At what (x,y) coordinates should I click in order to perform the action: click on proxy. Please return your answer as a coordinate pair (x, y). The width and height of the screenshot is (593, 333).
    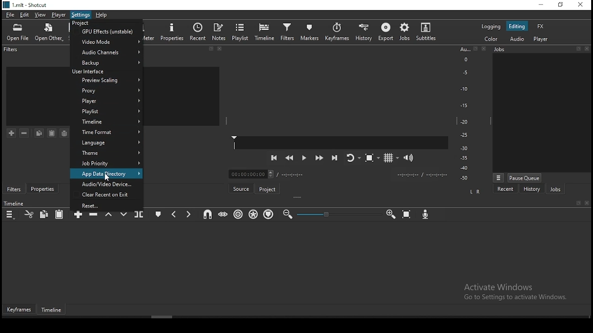
    Looking at the image, I should click on (107, 91).